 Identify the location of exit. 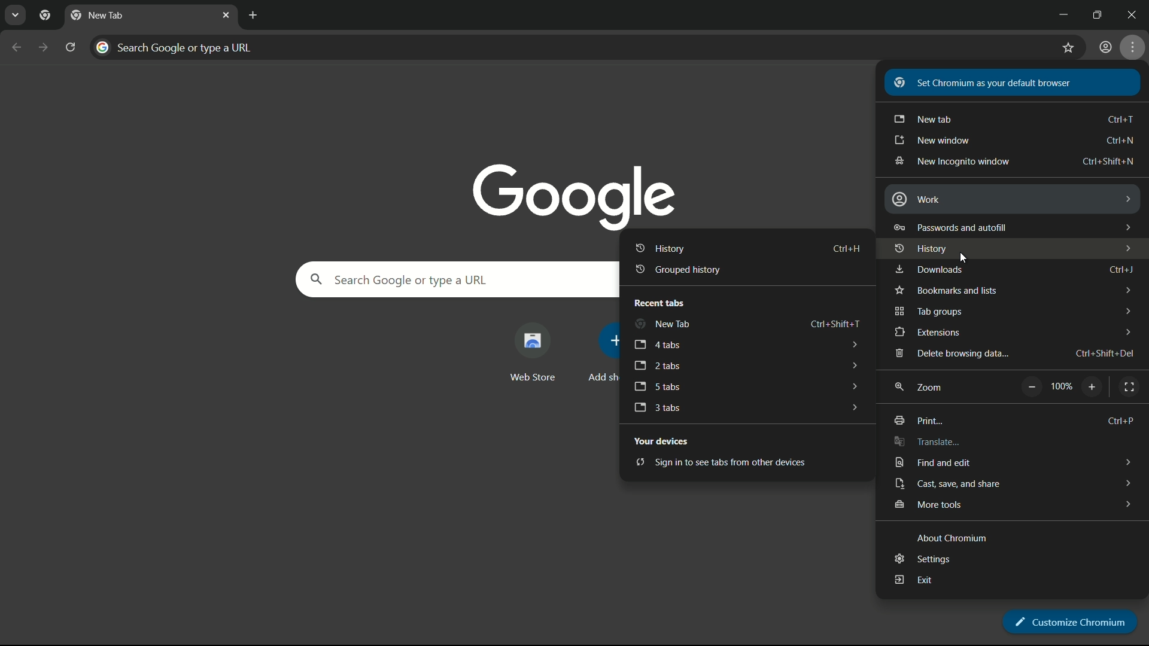
(914, 580).